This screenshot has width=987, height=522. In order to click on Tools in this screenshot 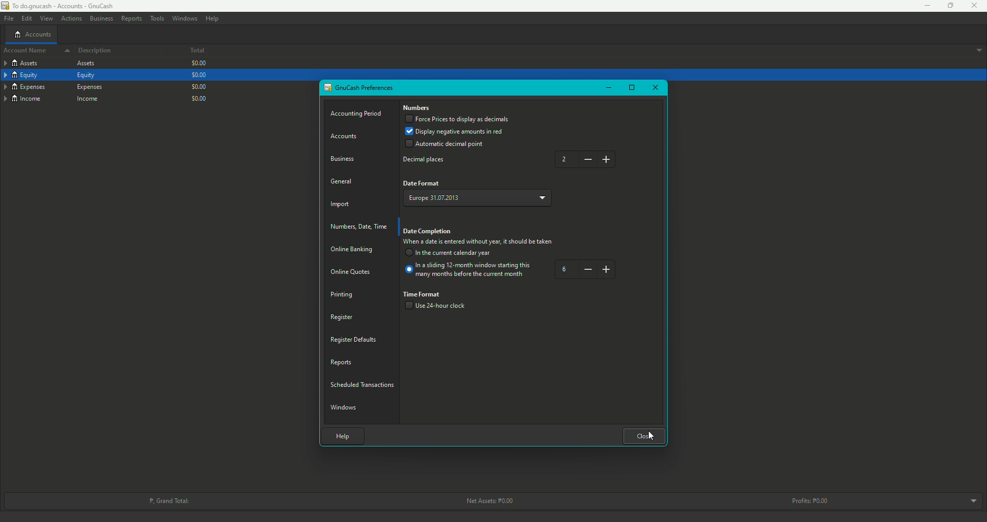, I will do `click(157, 18)`.